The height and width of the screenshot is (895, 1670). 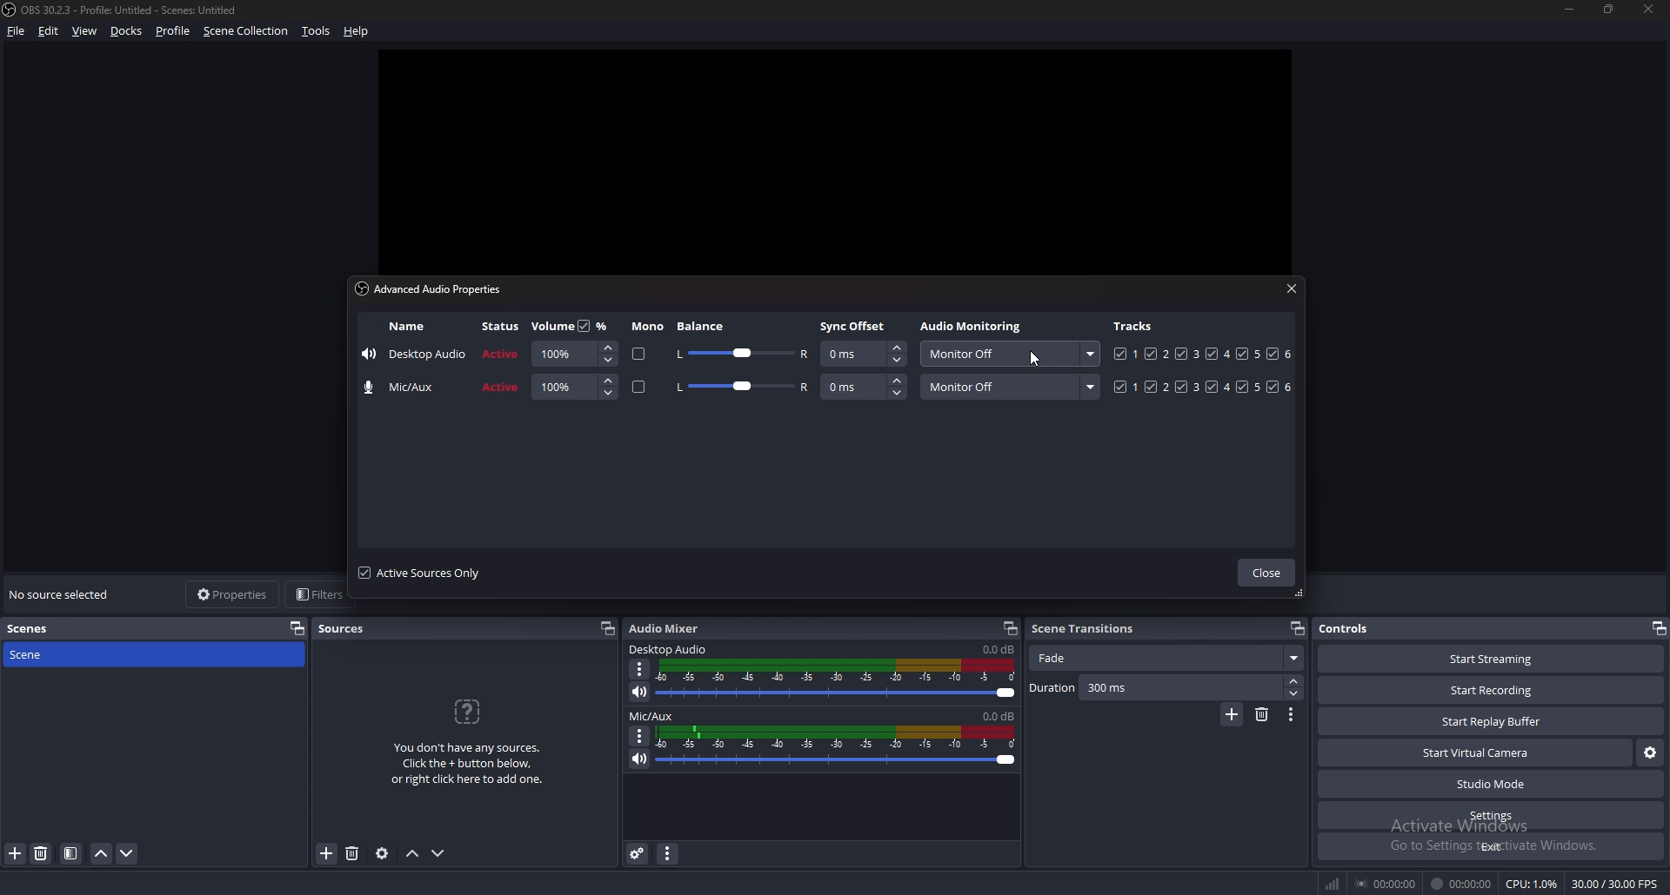 I want to click on volume adjust, so click(x=837, y=746).